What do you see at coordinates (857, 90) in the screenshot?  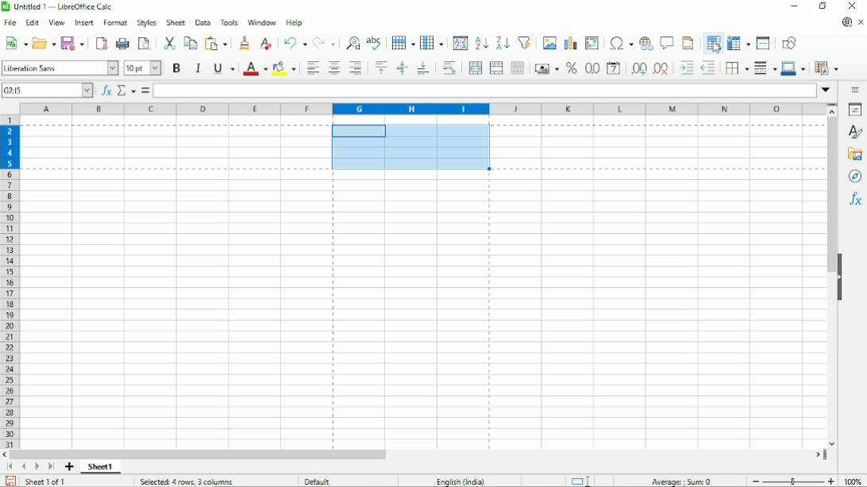 I see `Sidebar settings` at bounding box center [857, 90].